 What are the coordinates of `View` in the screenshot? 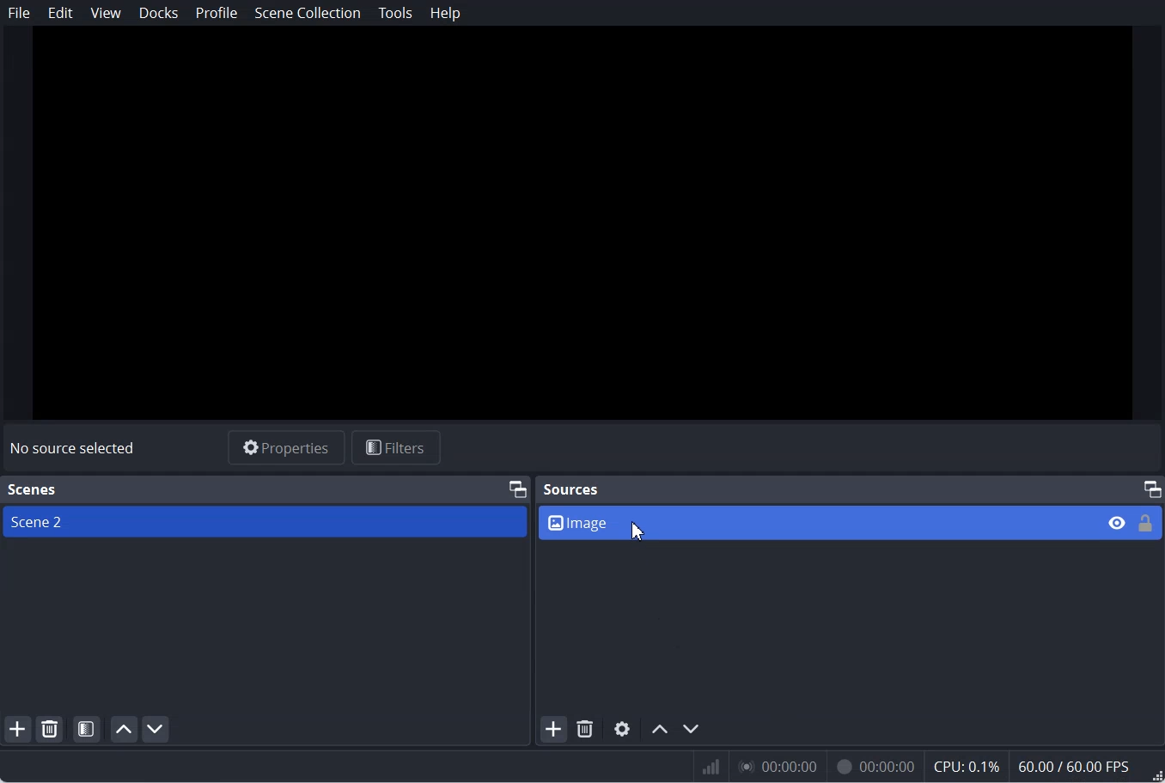 It's located at (106, 13).